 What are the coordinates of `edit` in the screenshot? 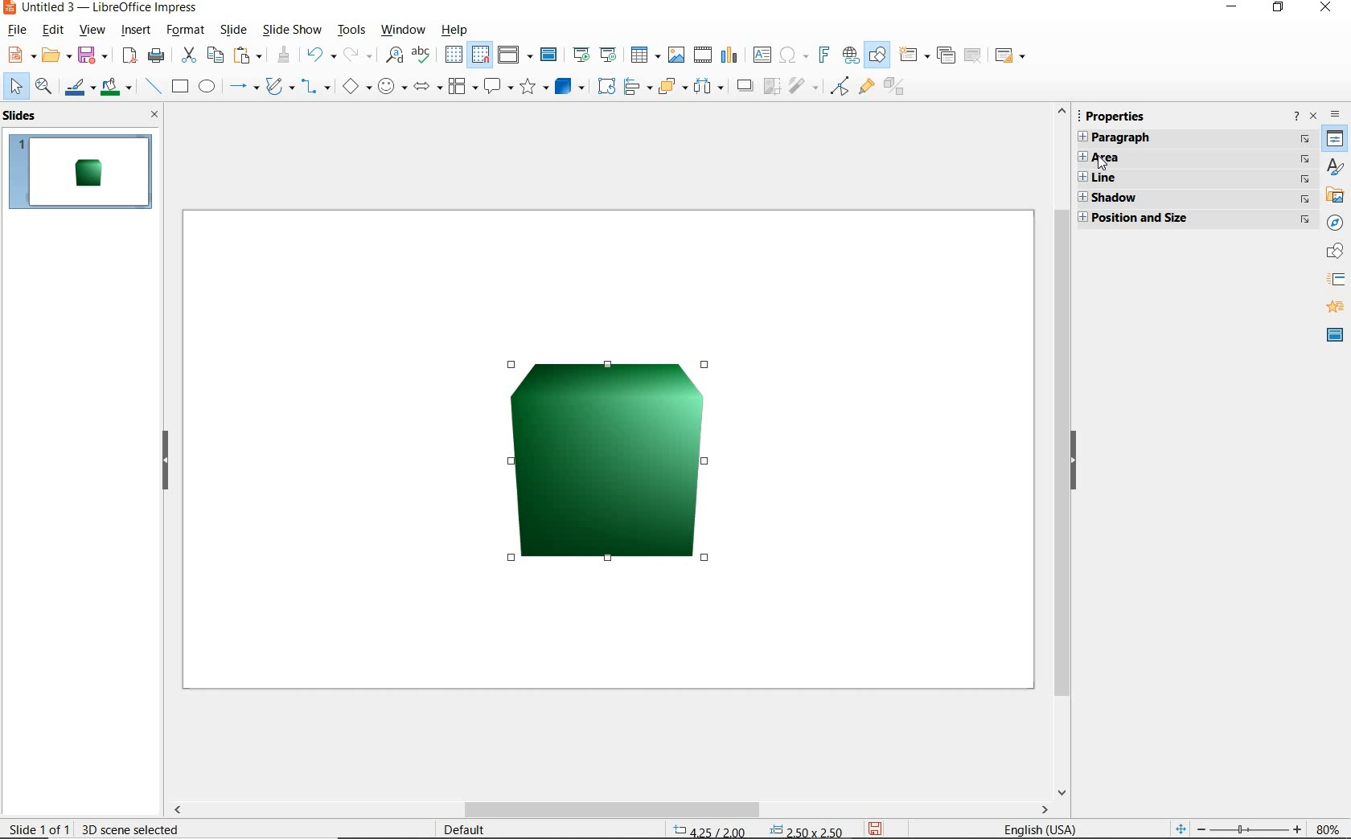 It's located at (53, 30).